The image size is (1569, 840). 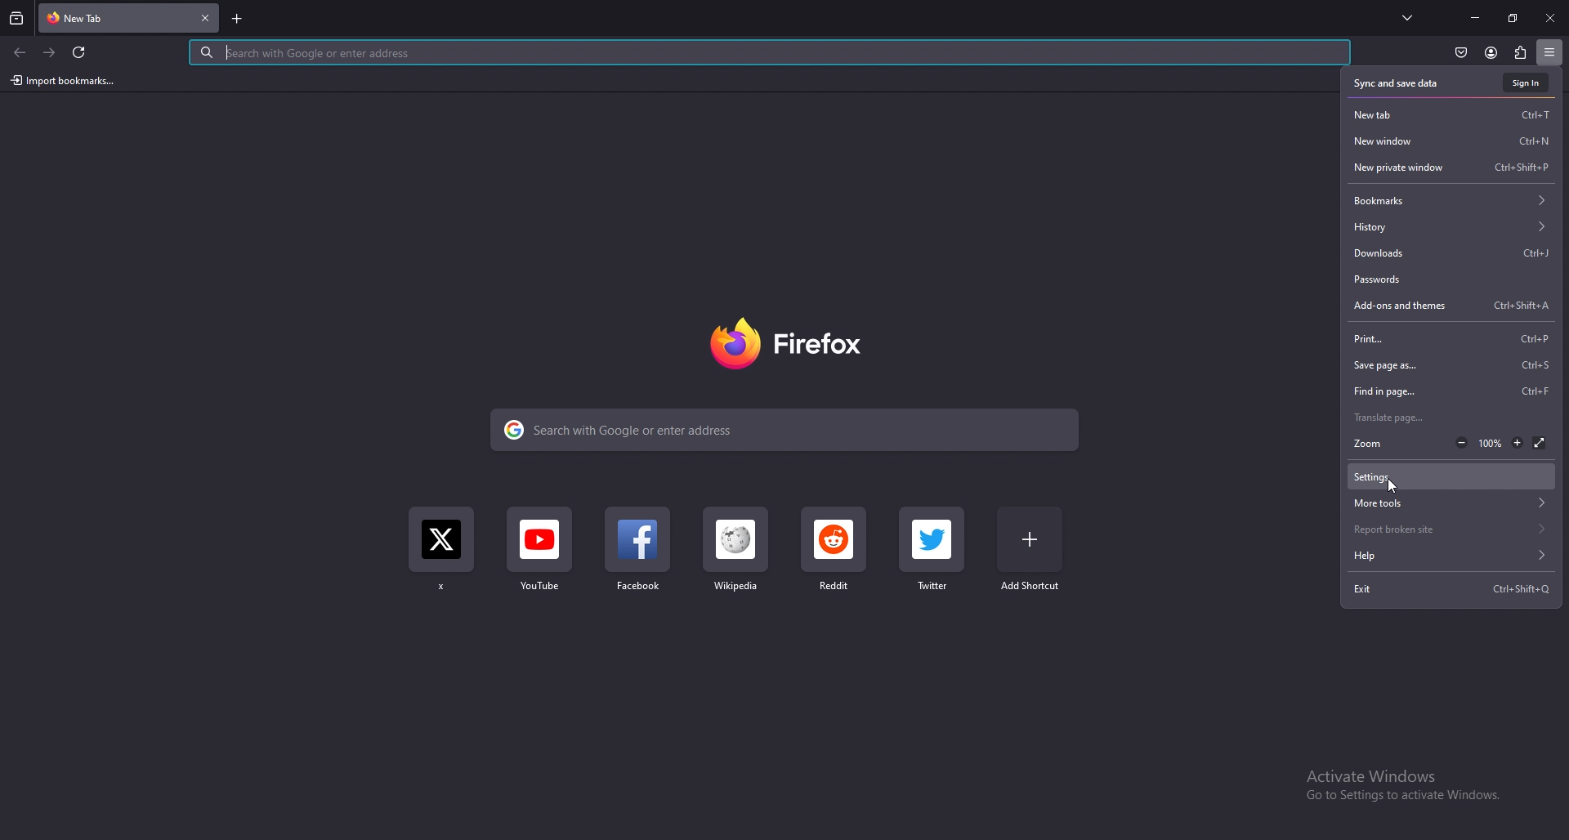 What do you see at coordinates (1453, 279) in the screenshot?
I see `passwords` at bounding box center [1453, 279].